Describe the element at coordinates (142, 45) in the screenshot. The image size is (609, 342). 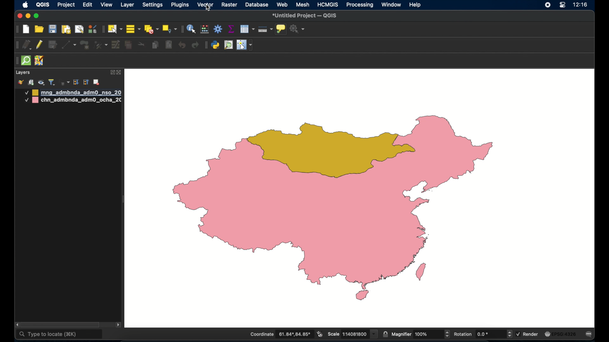
I see `cut features` at that location.